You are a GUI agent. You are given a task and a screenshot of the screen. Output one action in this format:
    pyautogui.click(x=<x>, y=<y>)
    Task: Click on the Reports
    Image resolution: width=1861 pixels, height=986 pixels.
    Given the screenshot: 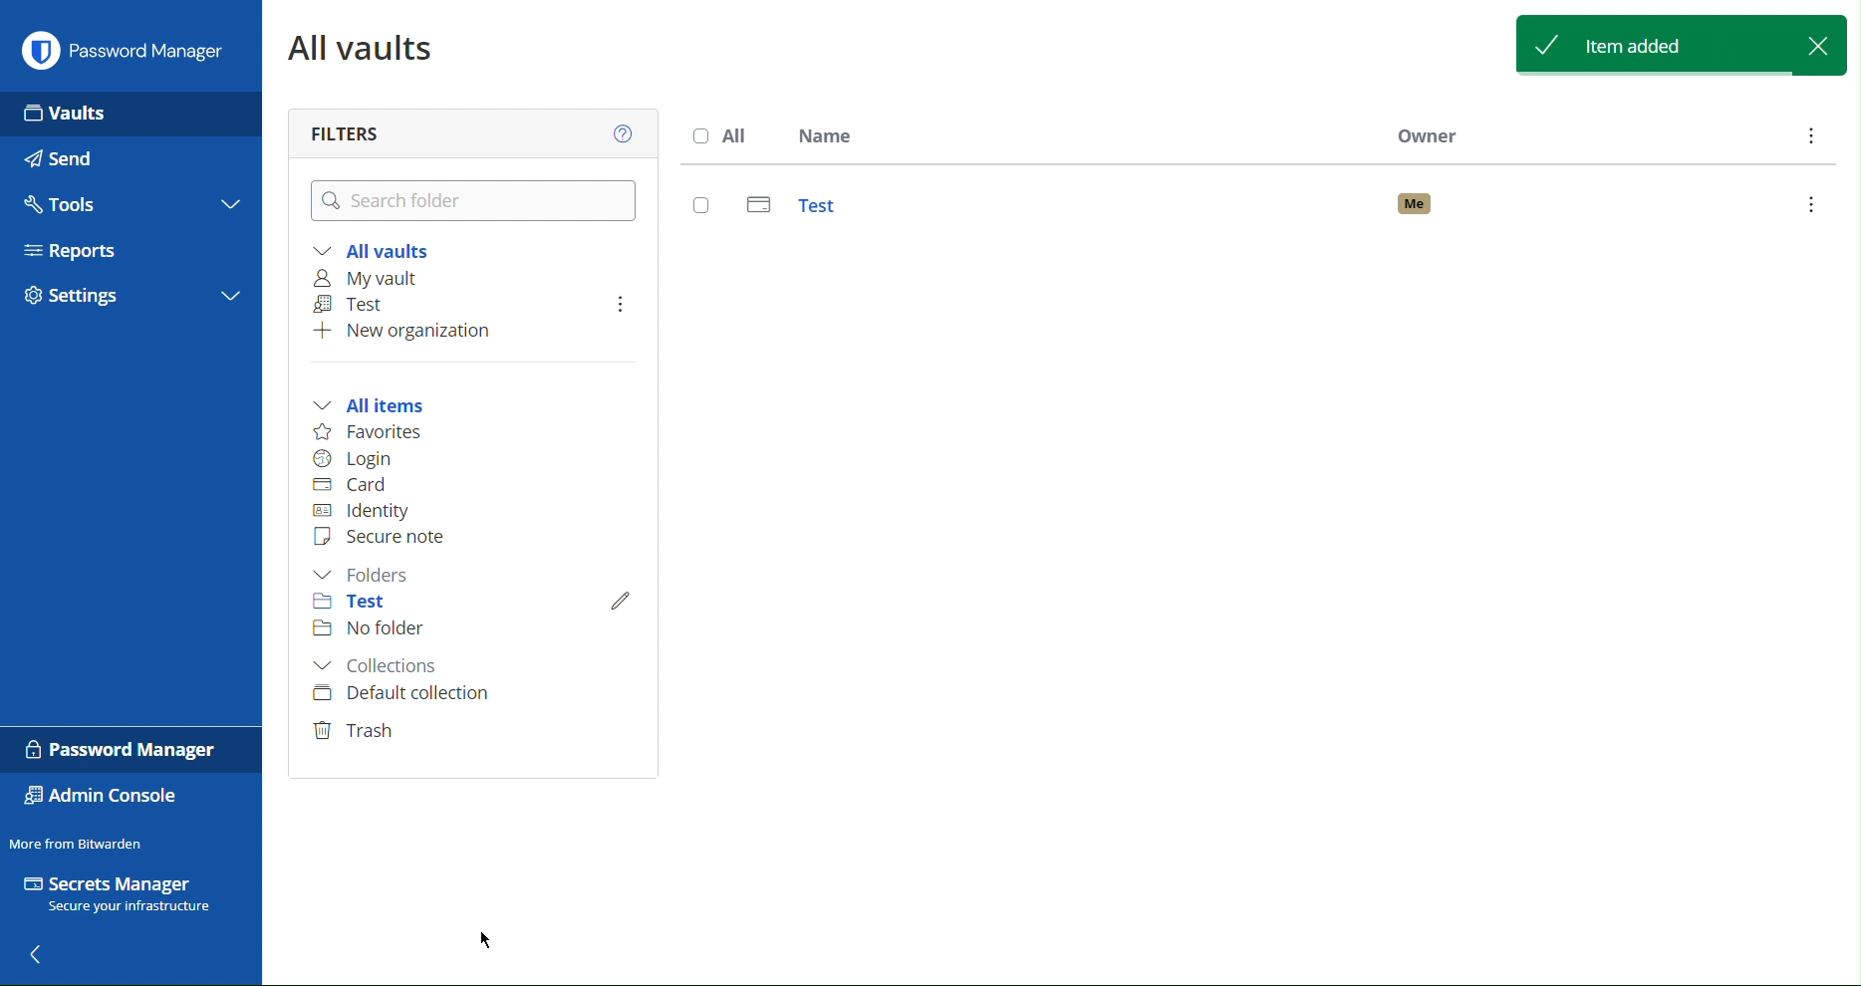 What is the action you would take?
    pyautogui.click(x=95, y=249)
    